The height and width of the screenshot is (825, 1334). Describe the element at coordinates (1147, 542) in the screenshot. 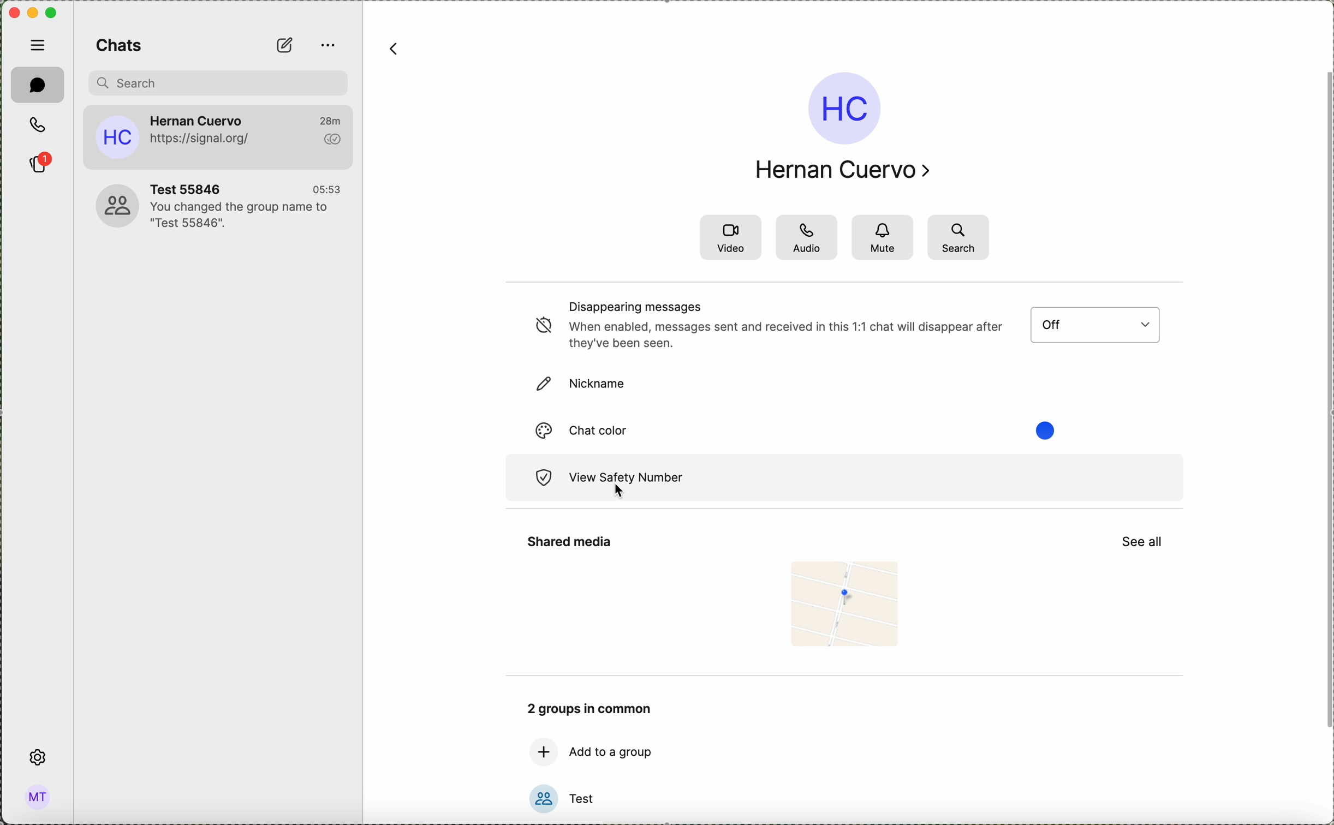

I see `See all` at that location.